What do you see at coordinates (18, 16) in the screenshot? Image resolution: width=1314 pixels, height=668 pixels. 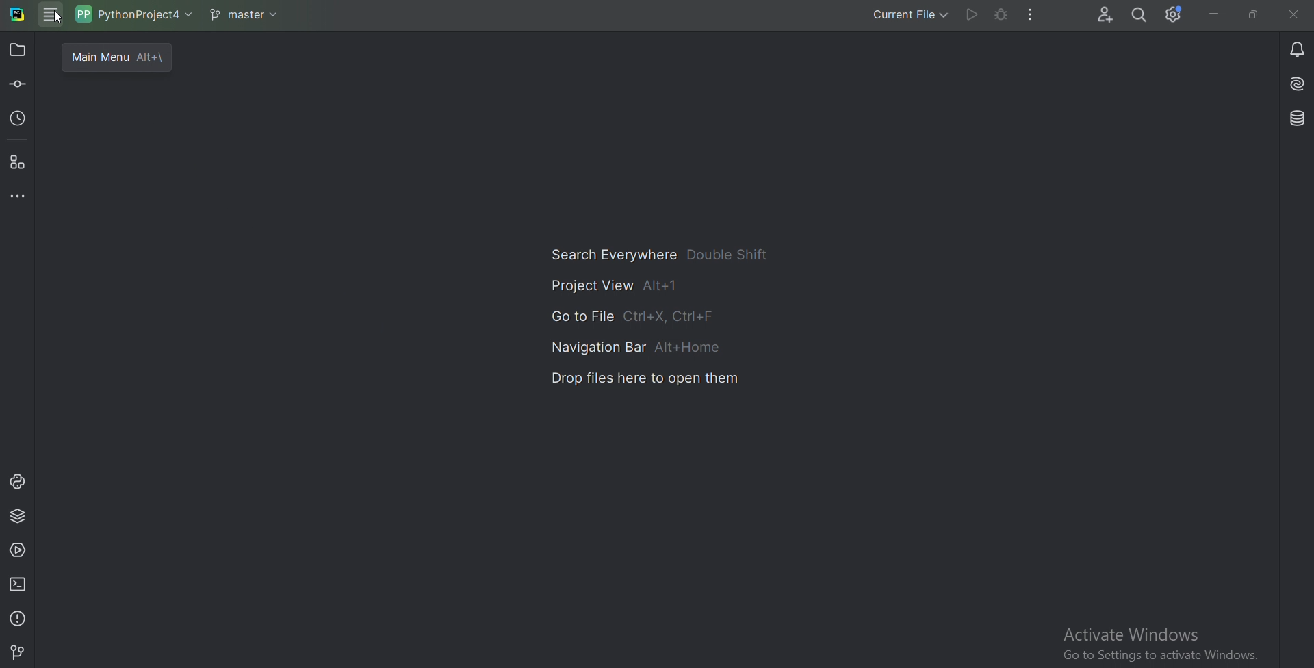 I see `Pycharm` at bounding box center [18, 16].